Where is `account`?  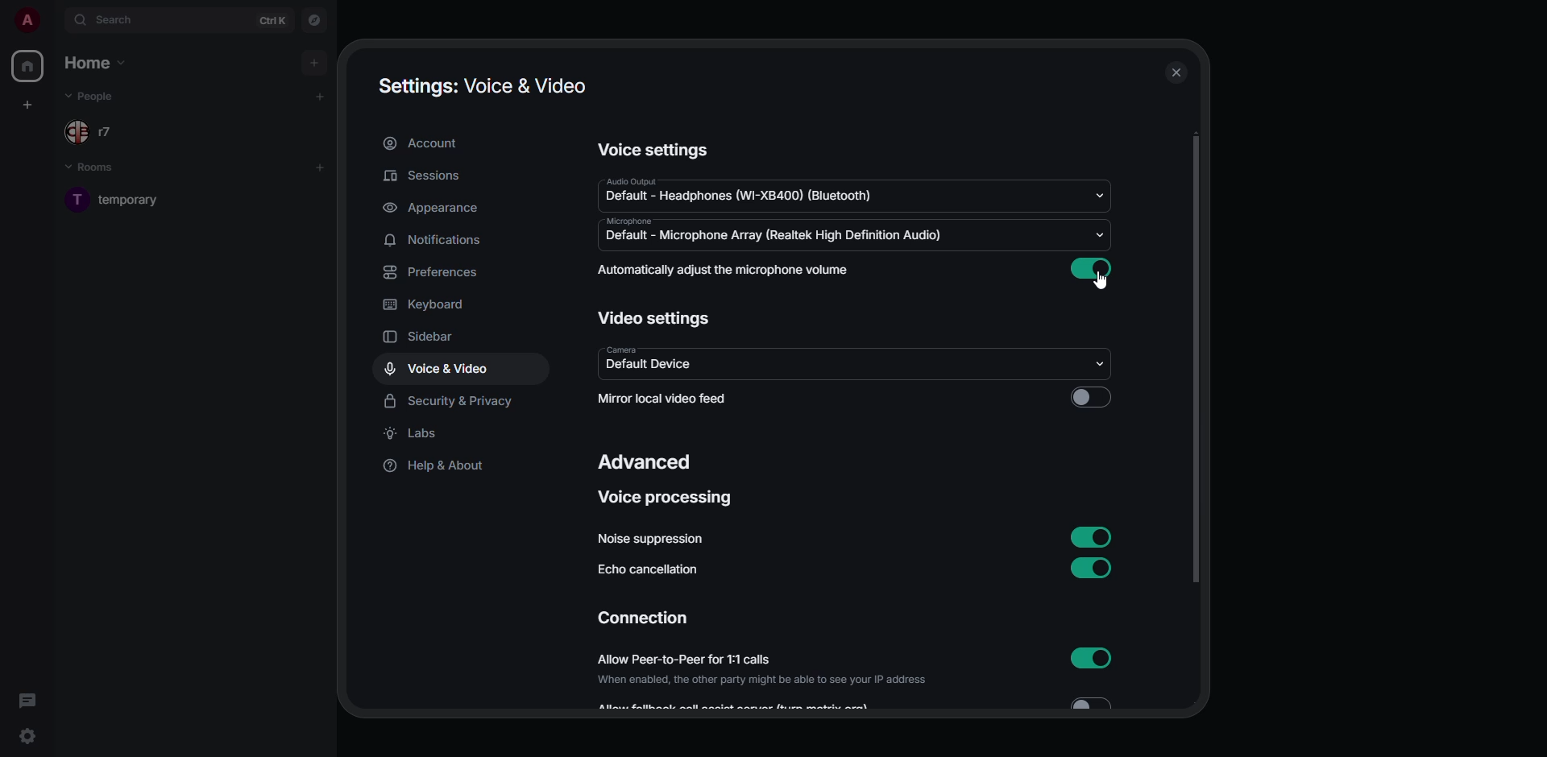
account is located at coordinates (424, 143).